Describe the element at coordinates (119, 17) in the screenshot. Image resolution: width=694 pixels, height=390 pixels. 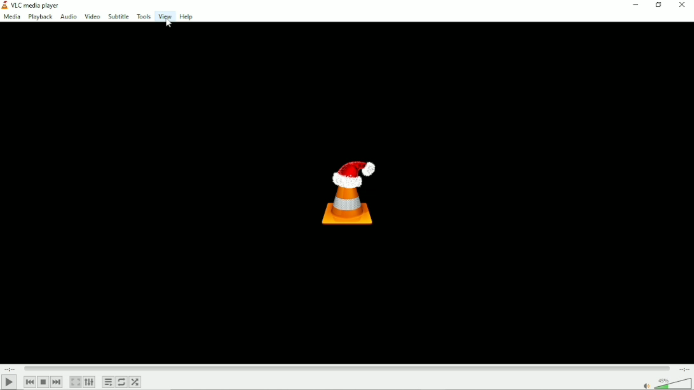
I see `Subtitle` at that location.